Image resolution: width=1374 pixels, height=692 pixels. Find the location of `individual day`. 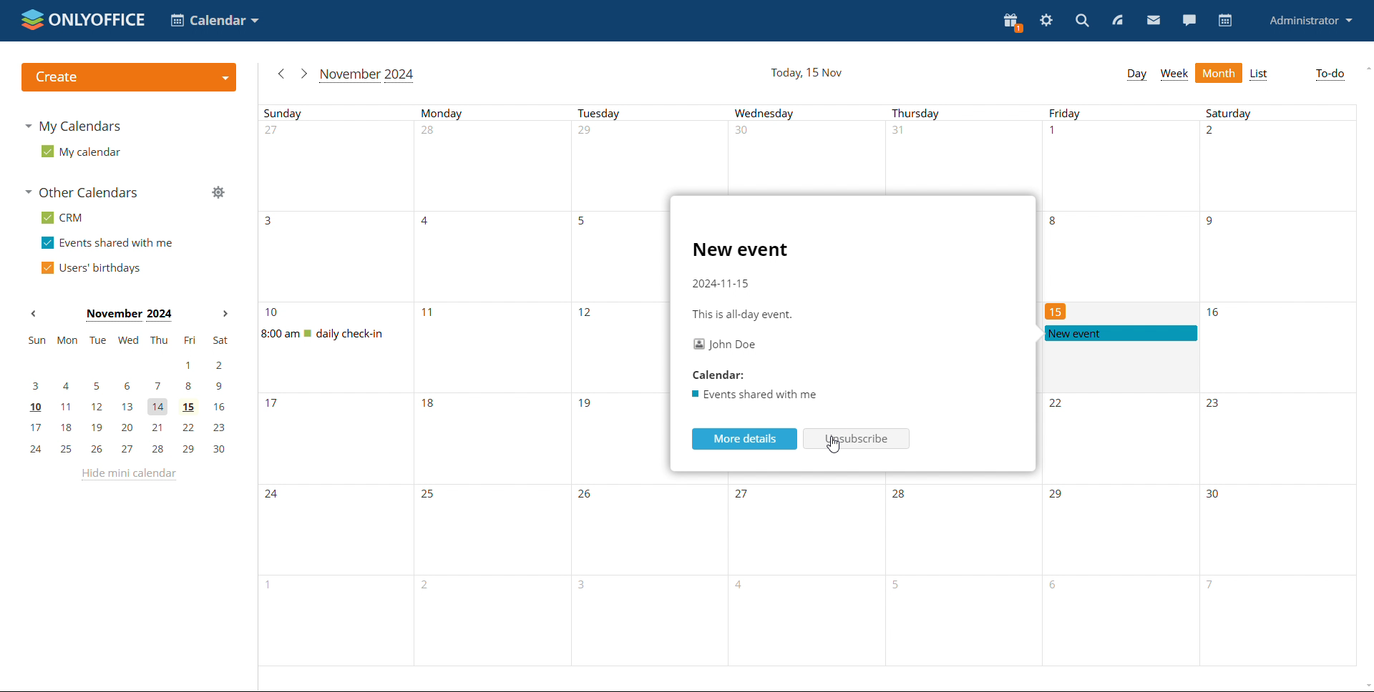

individual day is located at coordinates (495, 112).